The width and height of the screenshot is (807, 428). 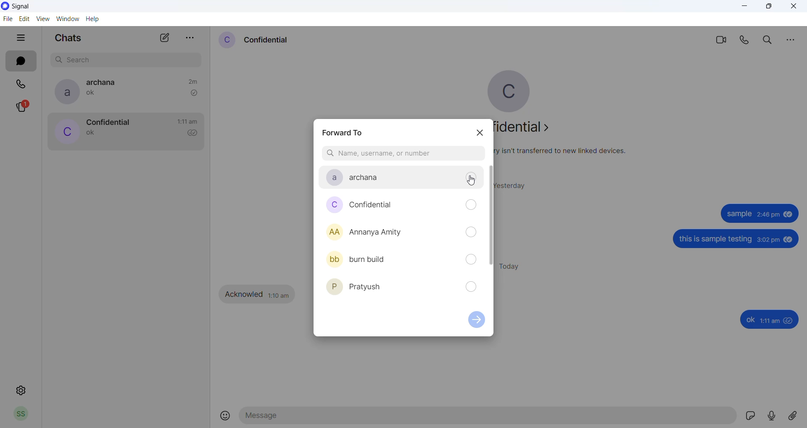 What do you see at coordinates (105, 82) in the screenshot?
I see `contact name` at bounding box center [105, 82].